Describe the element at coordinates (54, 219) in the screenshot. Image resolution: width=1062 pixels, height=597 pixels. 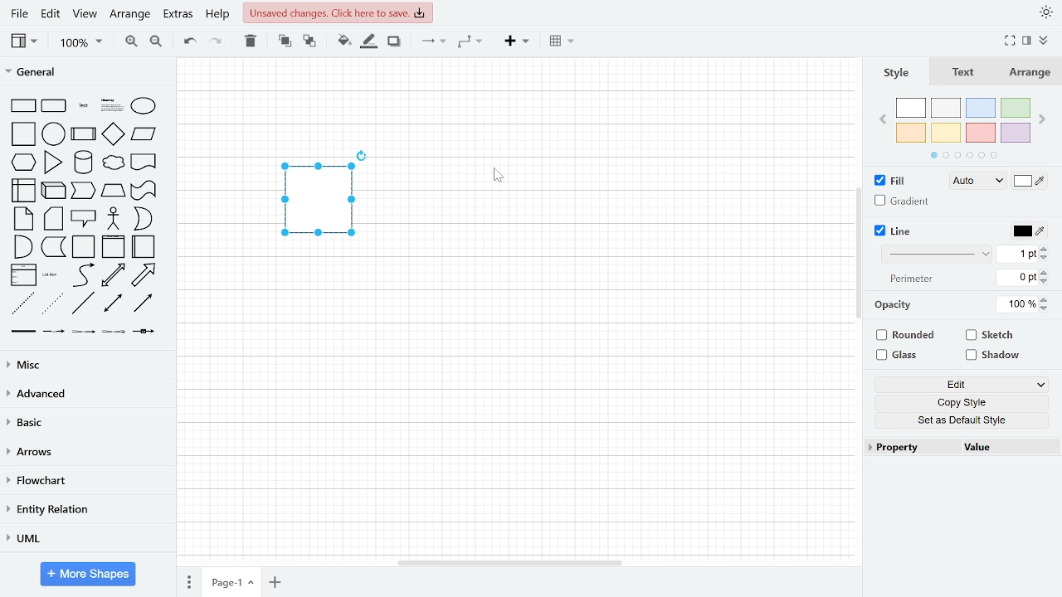
I see `card` at that location.